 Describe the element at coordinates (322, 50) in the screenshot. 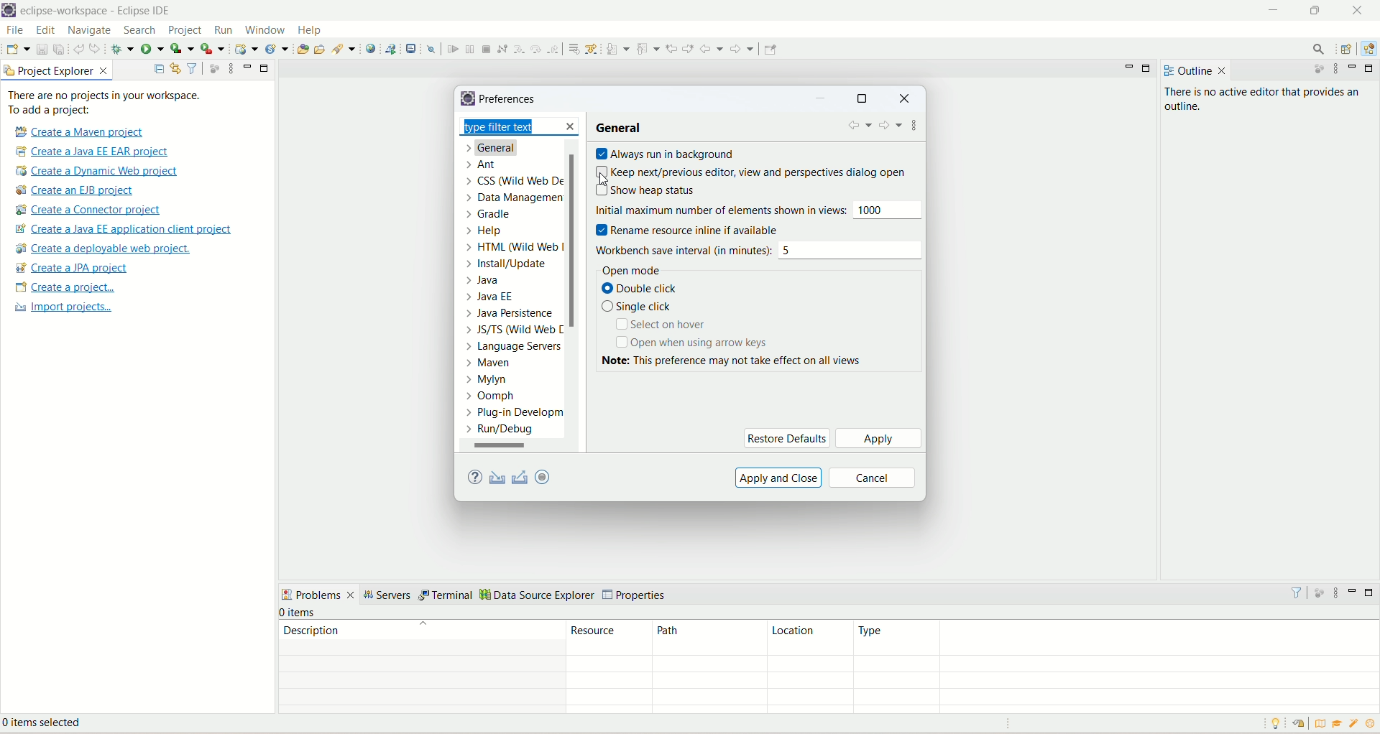

I see `open task` at that location.